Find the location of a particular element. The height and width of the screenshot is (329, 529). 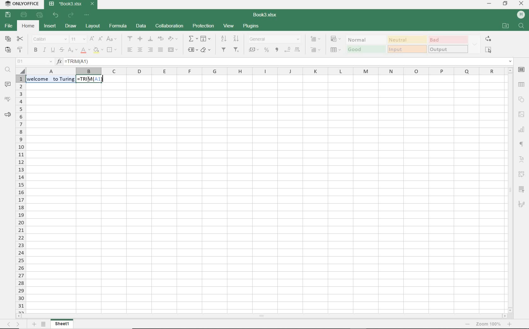

home is located at coordinates (28, 26).